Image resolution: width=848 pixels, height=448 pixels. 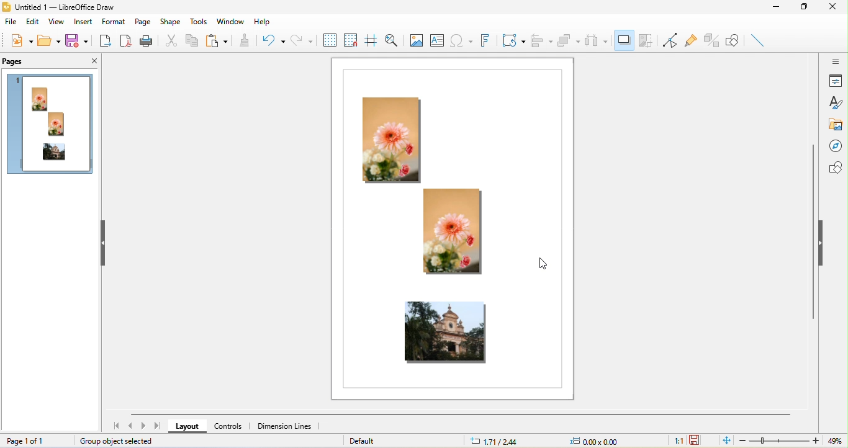 I want to click on toggle extrusion, so click(x=713, y=39).